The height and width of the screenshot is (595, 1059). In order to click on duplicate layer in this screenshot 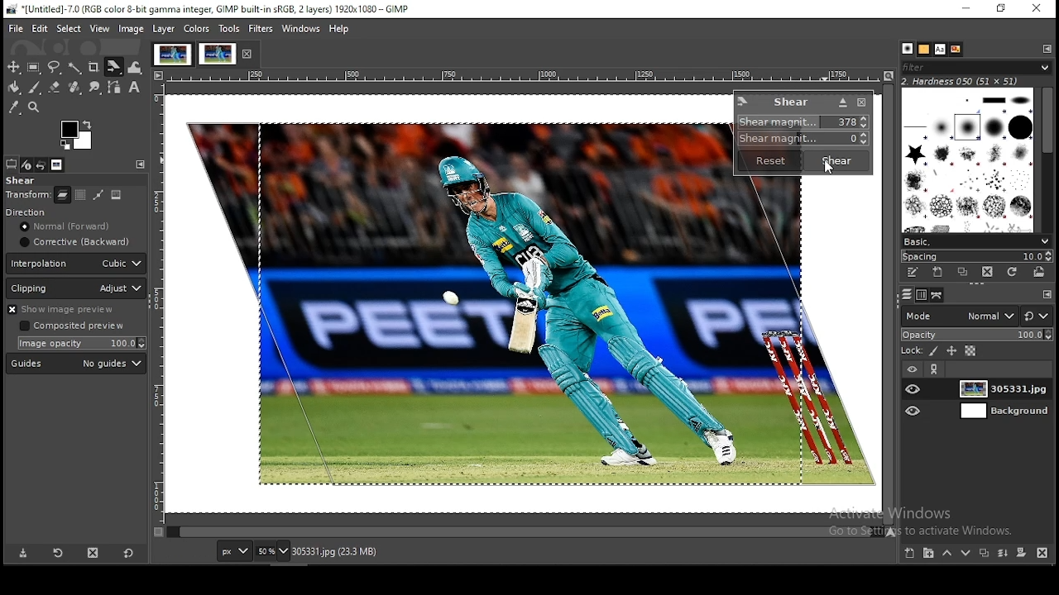, I will do `click(984, 553)`.